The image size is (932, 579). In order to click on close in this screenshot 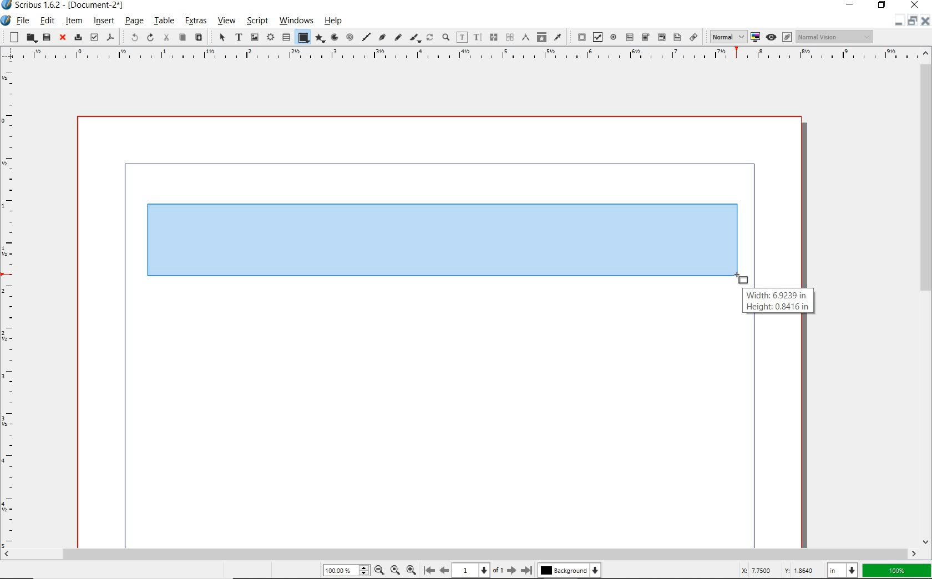, I will do `click(63, 38)`.